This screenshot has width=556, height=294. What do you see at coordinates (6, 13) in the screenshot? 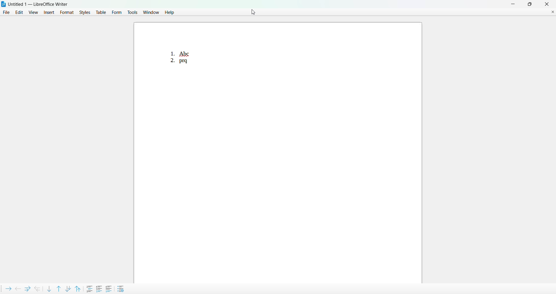
I see `file` at bounding box center [6, 13].